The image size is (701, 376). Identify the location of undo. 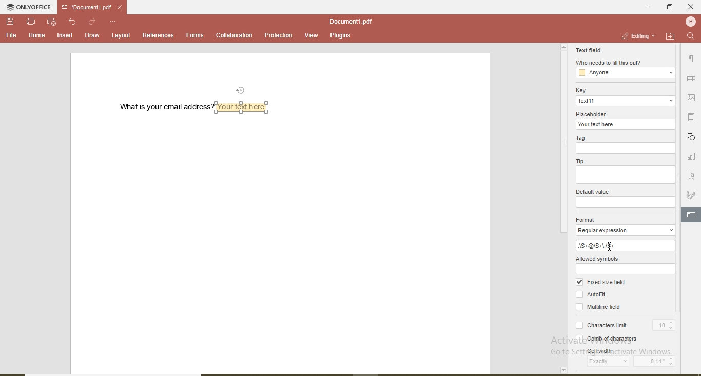
(74, 22).